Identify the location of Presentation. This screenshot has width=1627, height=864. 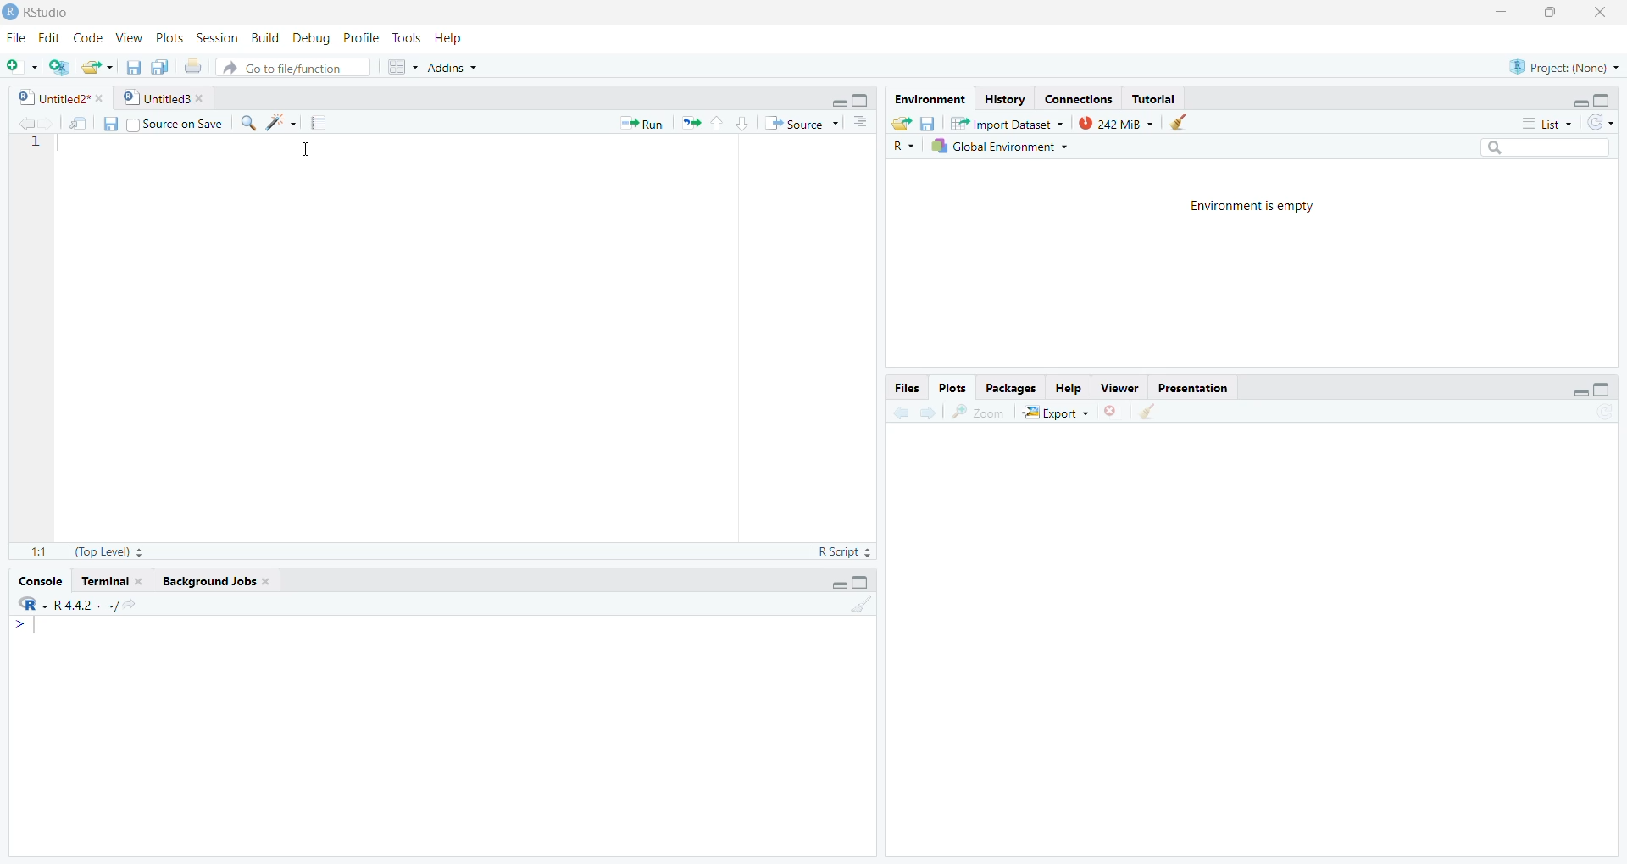
(1190, 385).